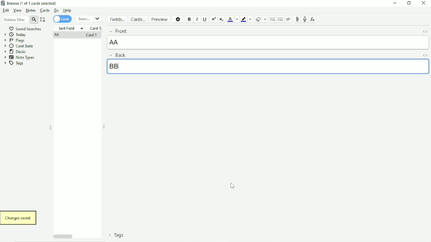 This screenshot has width=431, height=242. Describe the element at coordinates (88, 19) in the screenshot. I see `Search` at that location.